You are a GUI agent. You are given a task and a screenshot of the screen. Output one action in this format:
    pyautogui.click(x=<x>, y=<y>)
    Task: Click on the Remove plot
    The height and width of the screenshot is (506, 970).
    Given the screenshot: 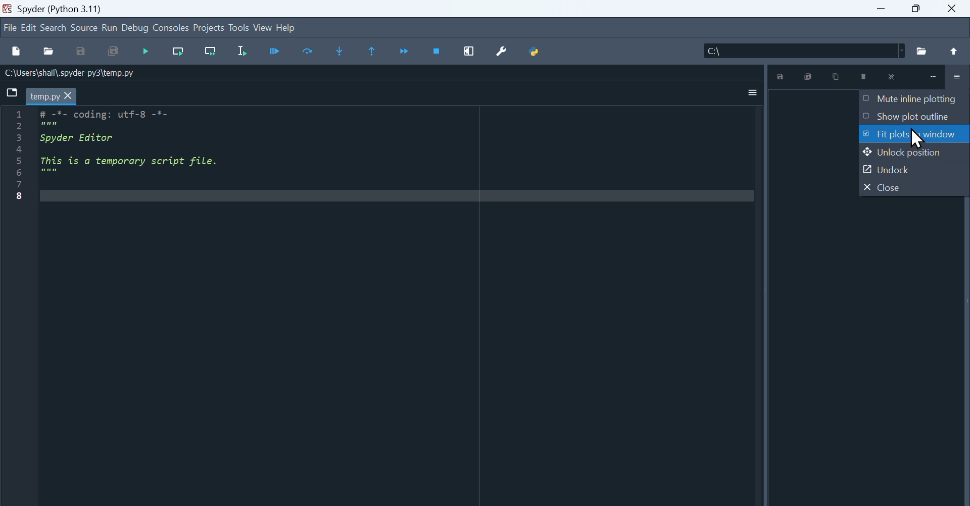 What is the action you would take?
    pyautogui.click(x=864, y=76)
    